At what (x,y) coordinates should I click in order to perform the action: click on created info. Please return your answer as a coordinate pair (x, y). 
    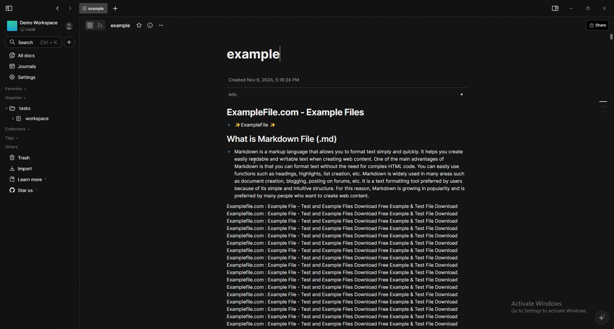
    Looking at the image, I should click on (265, 80).